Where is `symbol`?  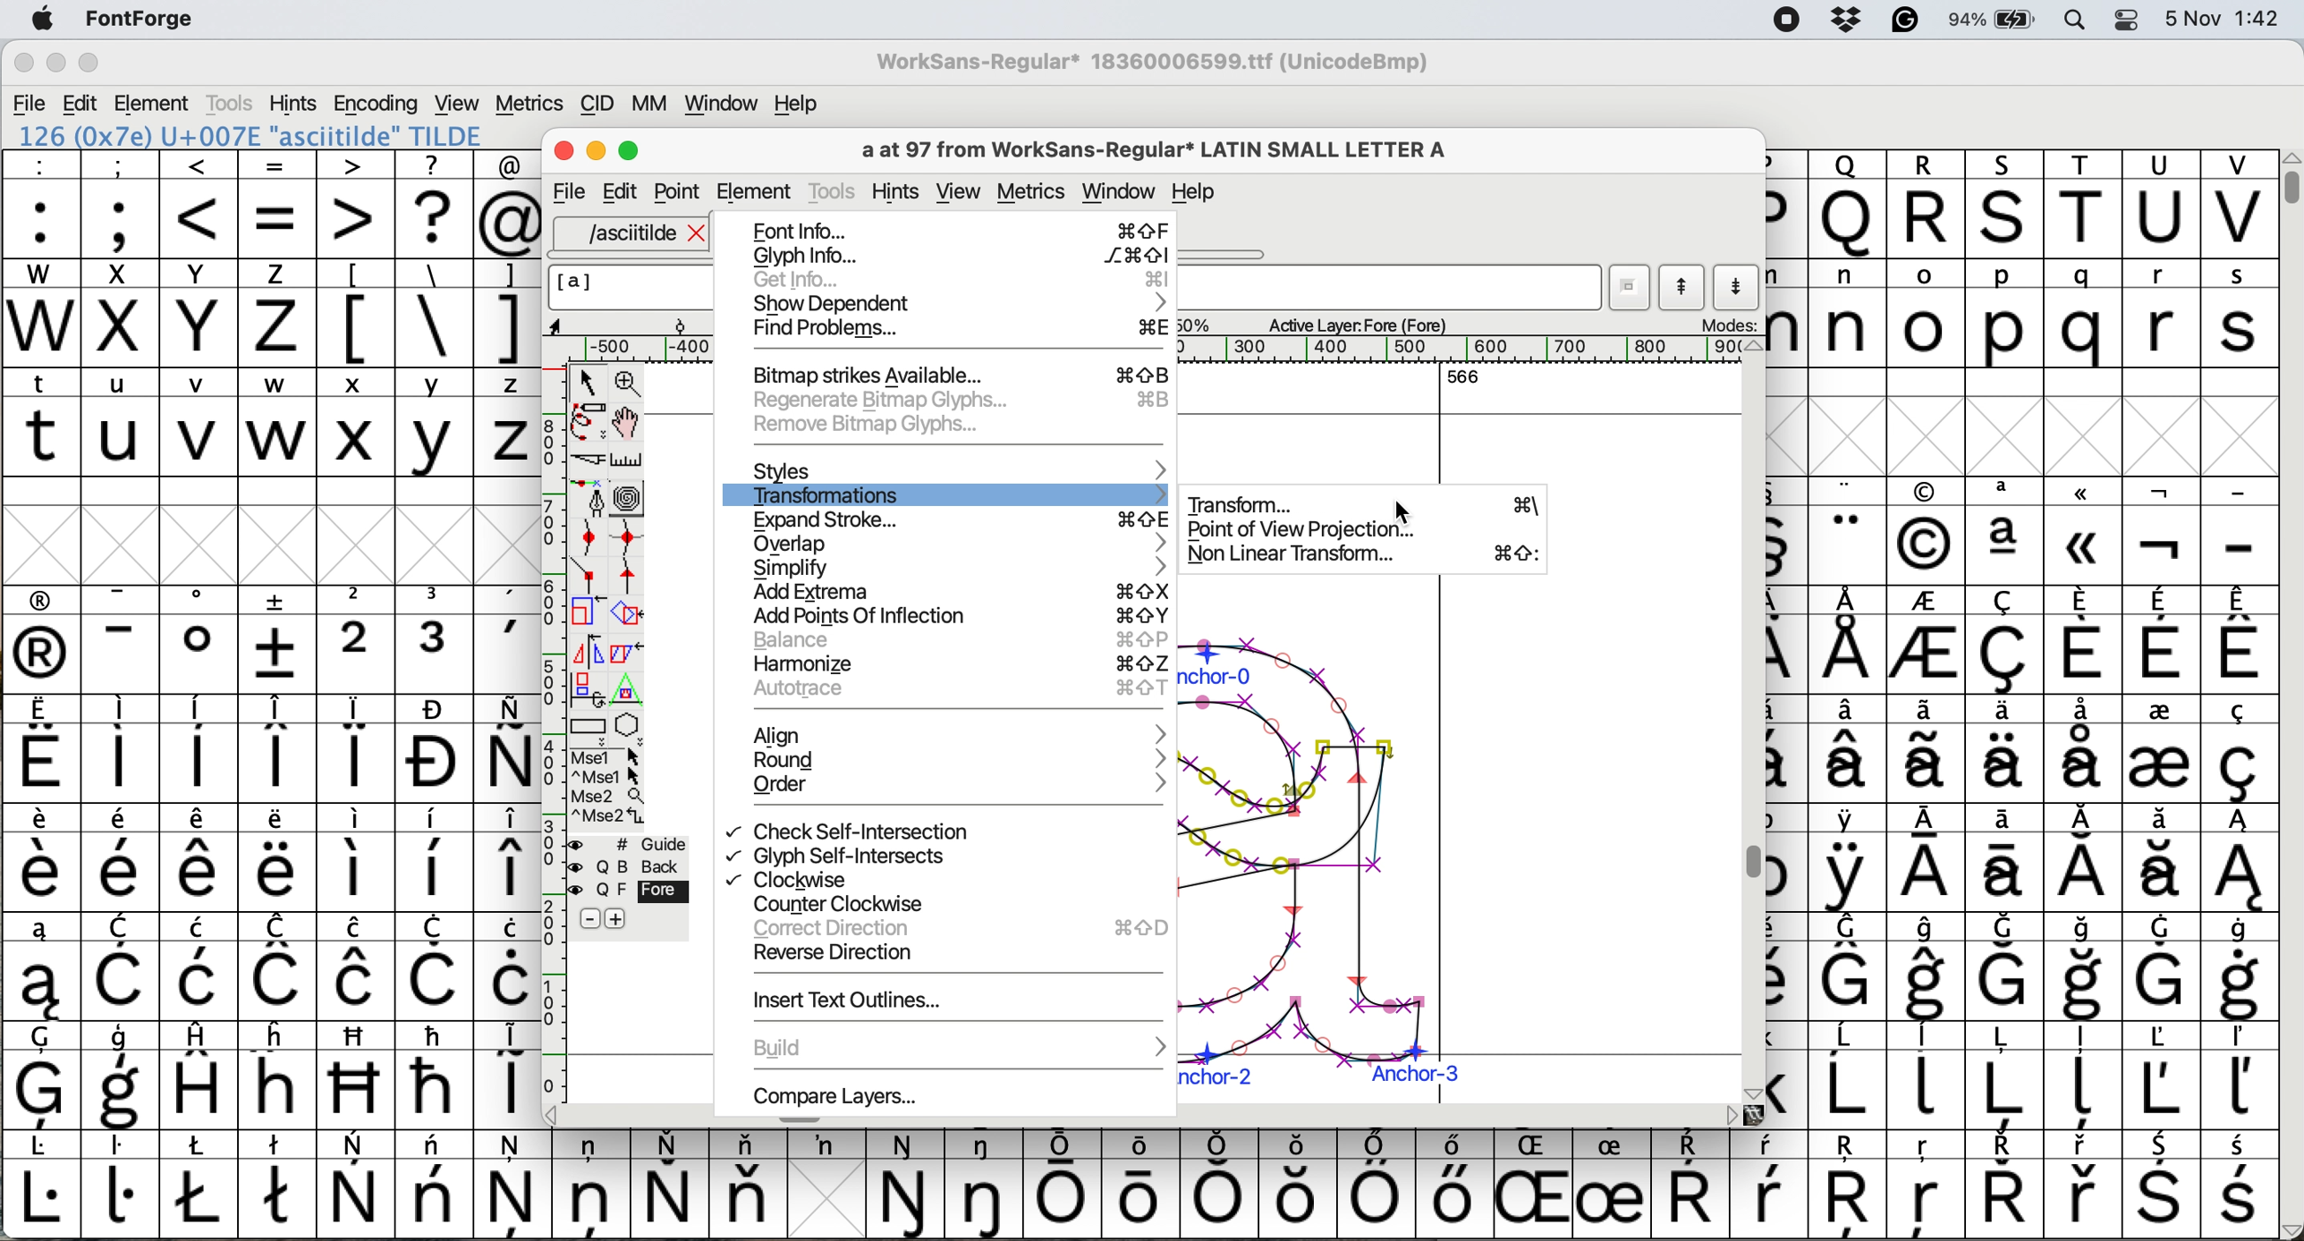
symbol is located at coordinates (508, 1072).